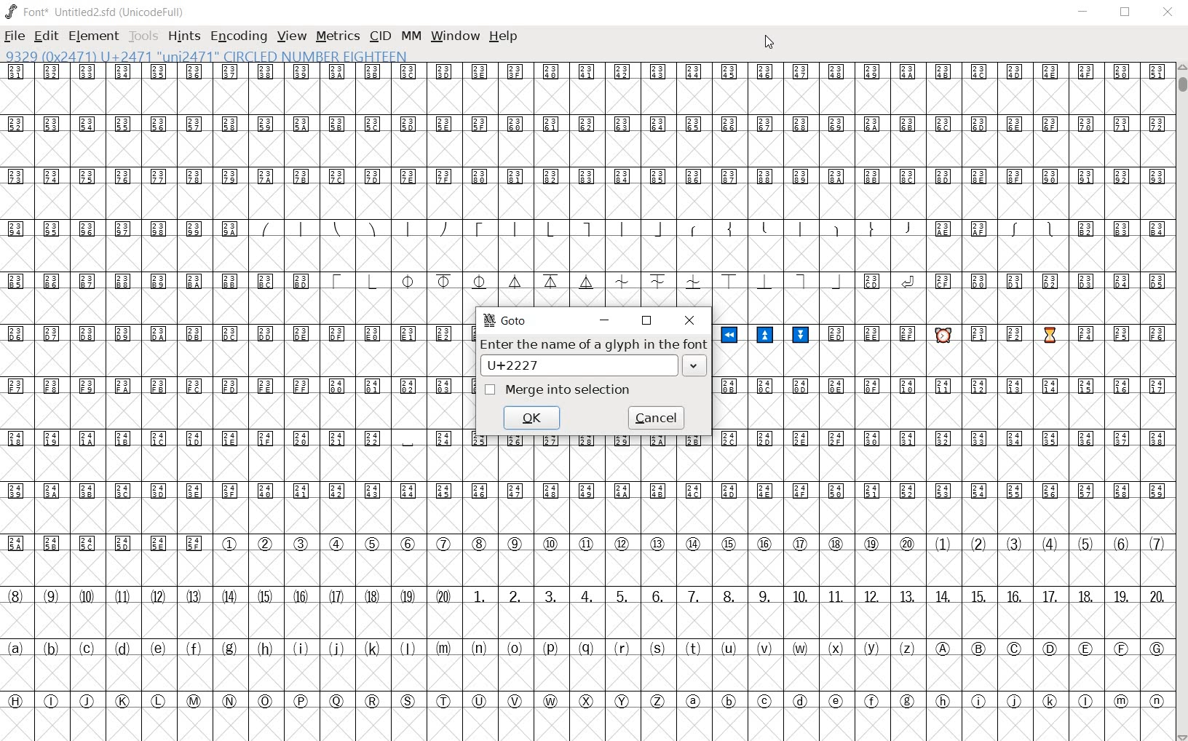 This screenshot has width=1188, height=741. What do you see at coordinates (593, 344) in the screenshot?
I see `Enter the name of a glyph in the font` at bounding box center [593, 344].